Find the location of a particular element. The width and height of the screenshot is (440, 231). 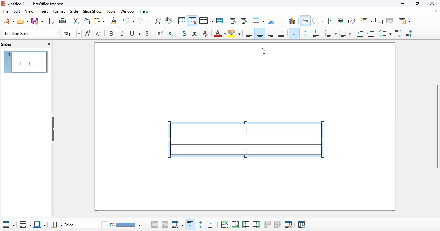

center vertically is located at coordinates (200, 224).